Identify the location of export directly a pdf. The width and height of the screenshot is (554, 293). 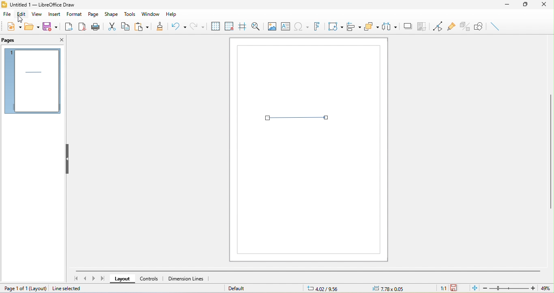
(82, 28).